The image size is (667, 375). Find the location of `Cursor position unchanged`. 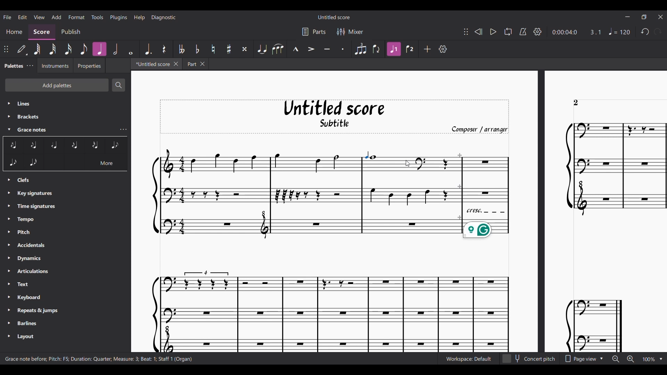

Cursor position unchanged is located at coordinates (408, 163).